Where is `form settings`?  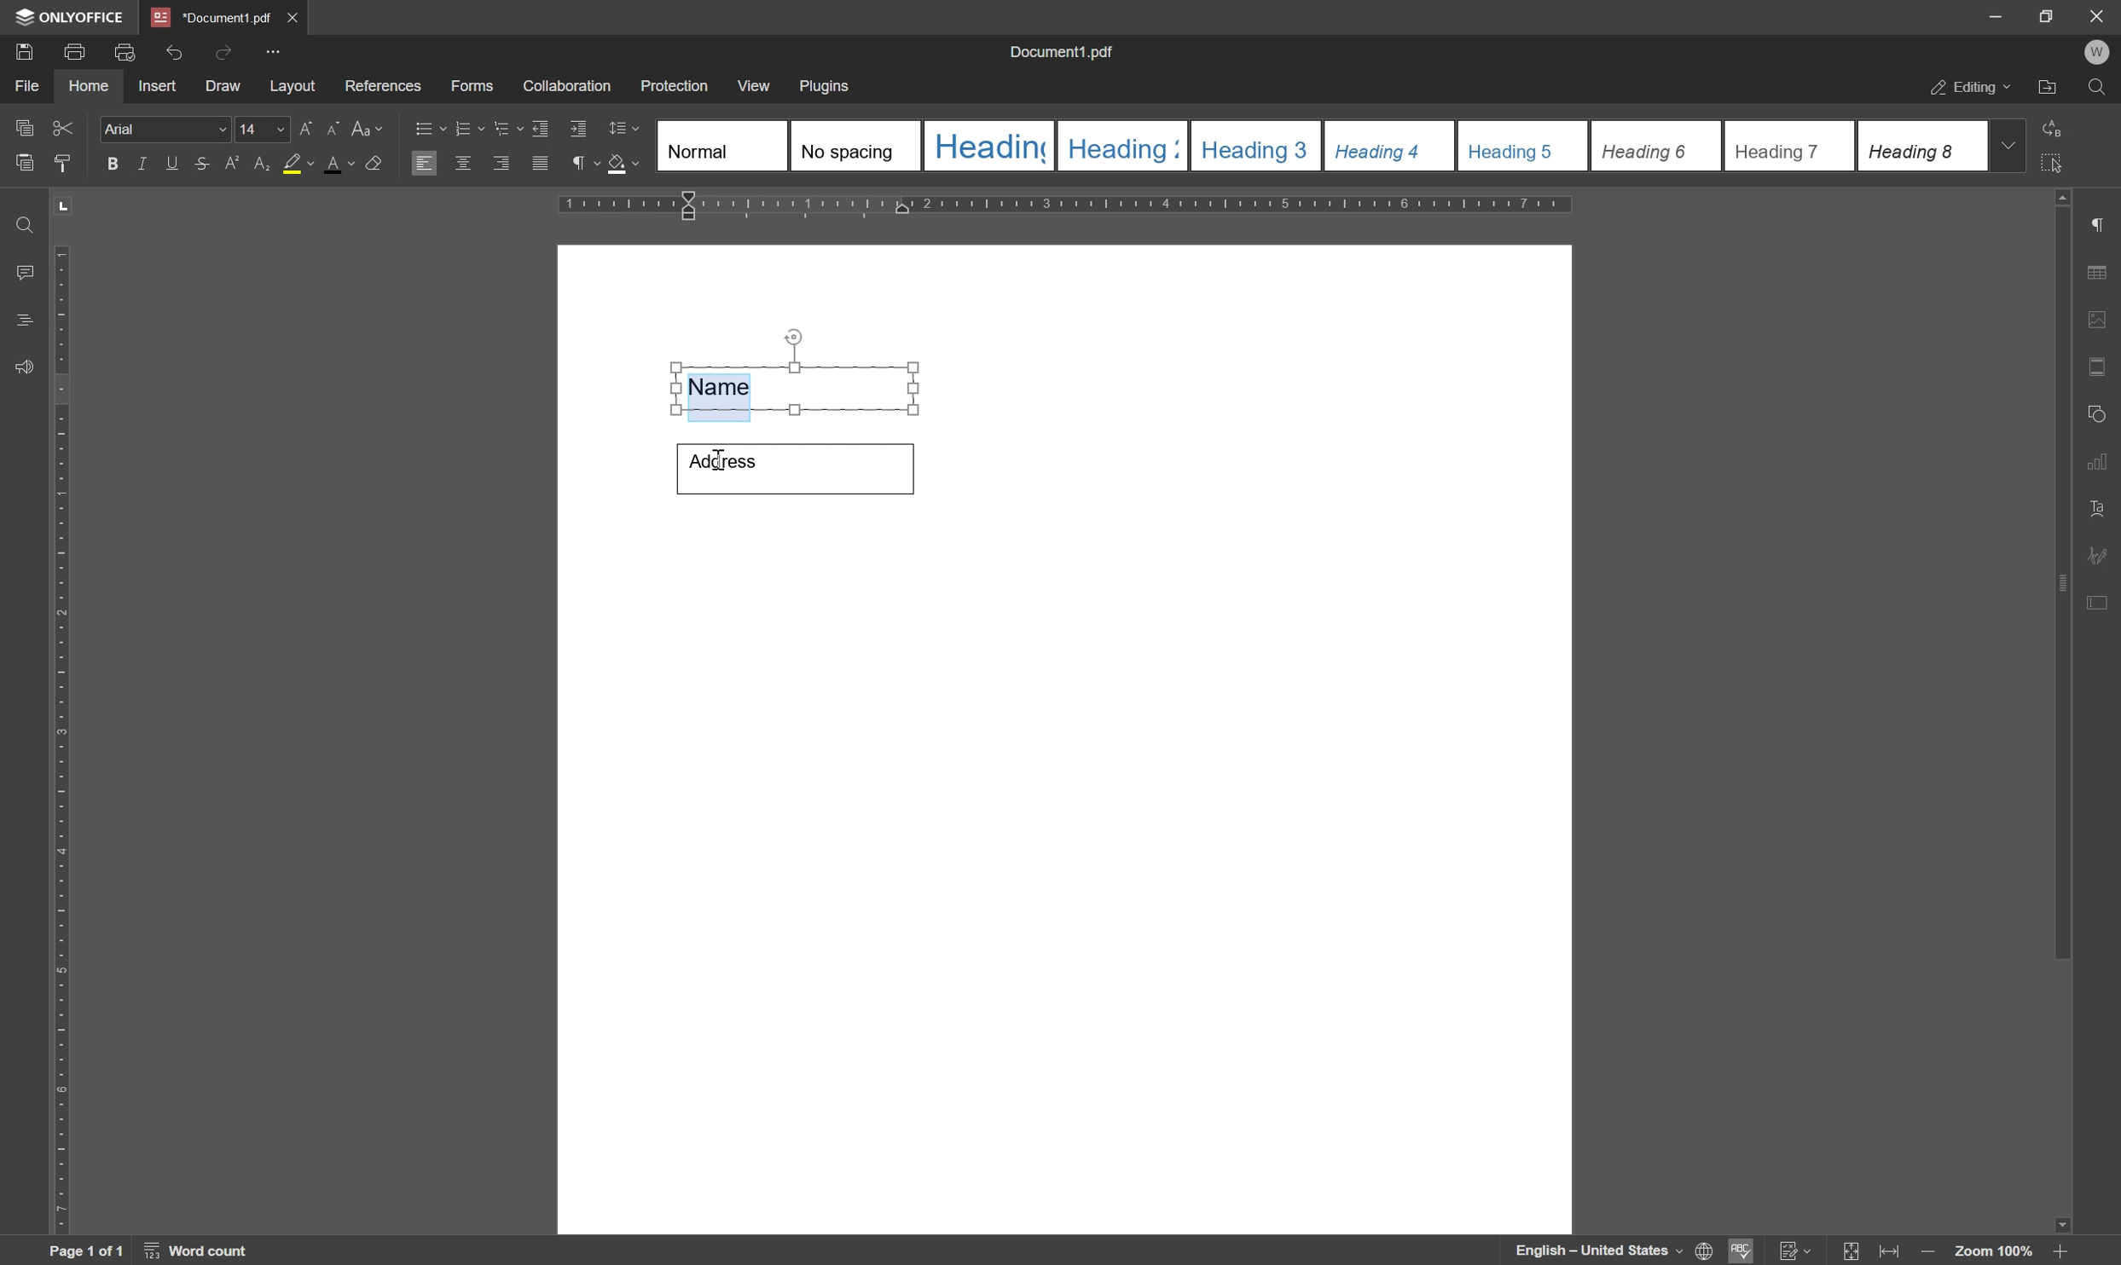 form settings is located at coordinates (2100, 599).